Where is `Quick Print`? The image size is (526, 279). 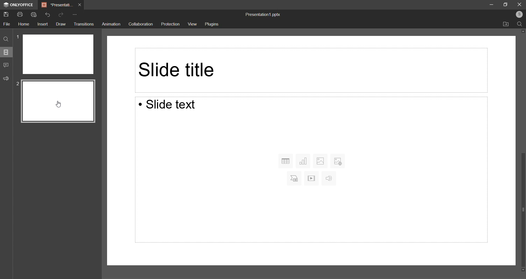
Quick Print is located at coordinates (34, 15).